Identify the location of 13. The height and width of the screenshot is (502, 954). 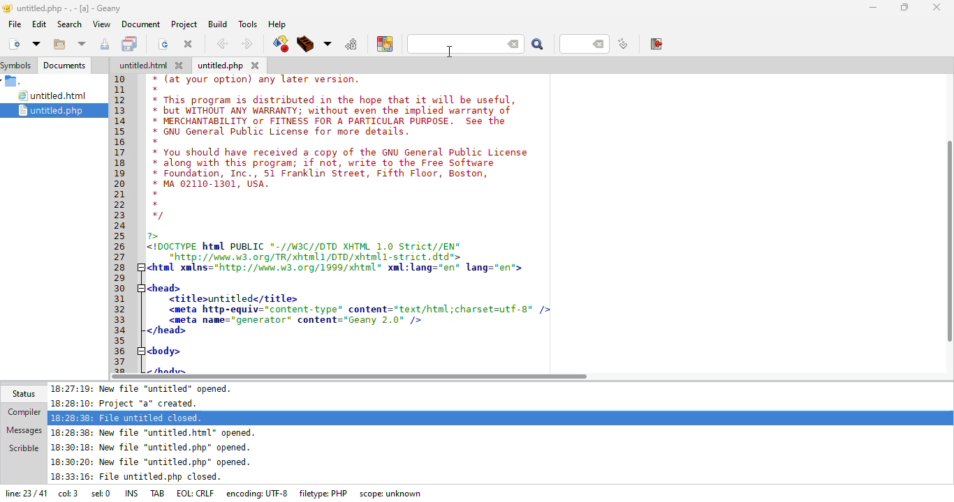
(120, 110).